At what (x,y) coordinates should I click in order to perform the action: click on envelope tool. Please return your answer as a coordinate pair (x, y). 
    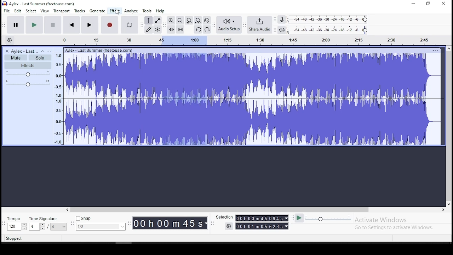
    Looking at the image, I should click on (157, 21).